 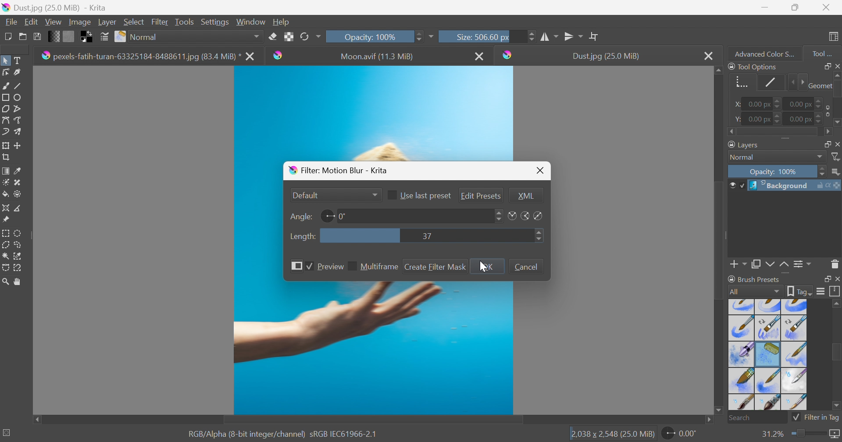 What do you see at coordinates (739, 265) in the screenshot?
I see `Add Layer` at bounding box center [739, 265].